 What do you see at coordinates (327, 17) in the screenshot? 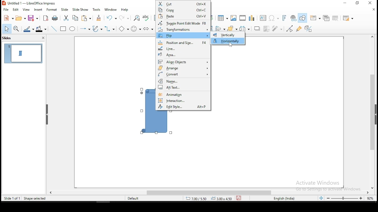
I see `duplicate slide` at bounding box center [327, 17].